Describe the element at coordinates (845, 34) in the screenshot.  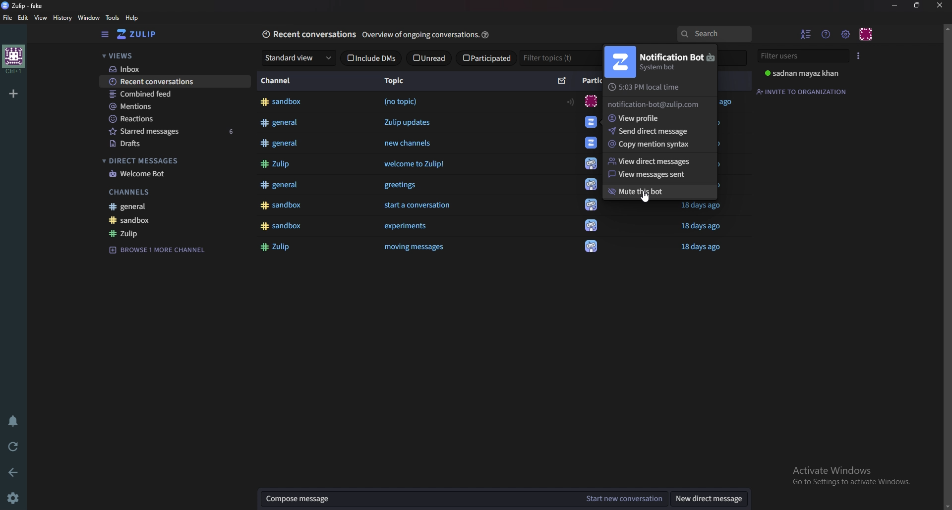
I see `Main menu` at that location.